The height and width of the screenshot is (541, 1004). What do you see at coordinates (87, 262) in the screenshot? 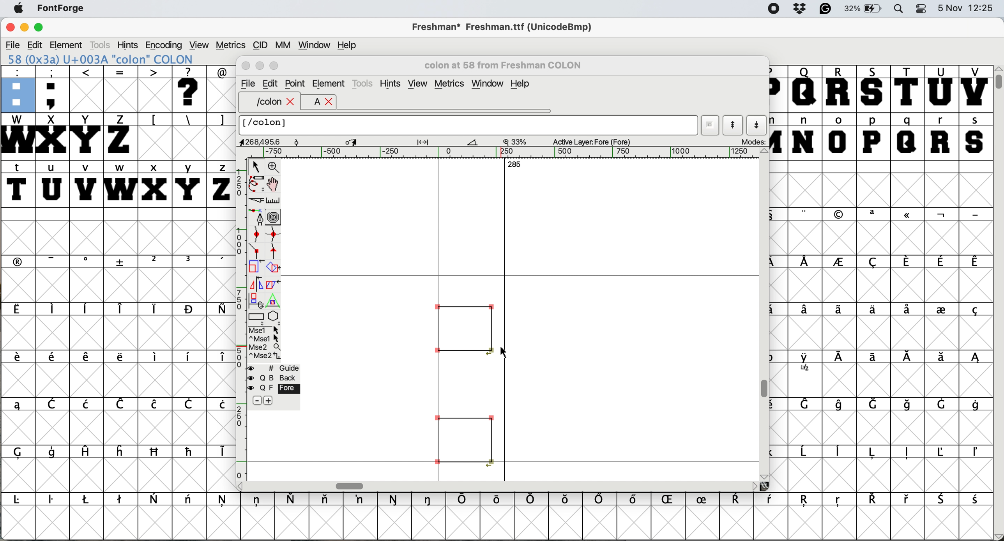
I see `symbol` at bounding box center [87, 262].